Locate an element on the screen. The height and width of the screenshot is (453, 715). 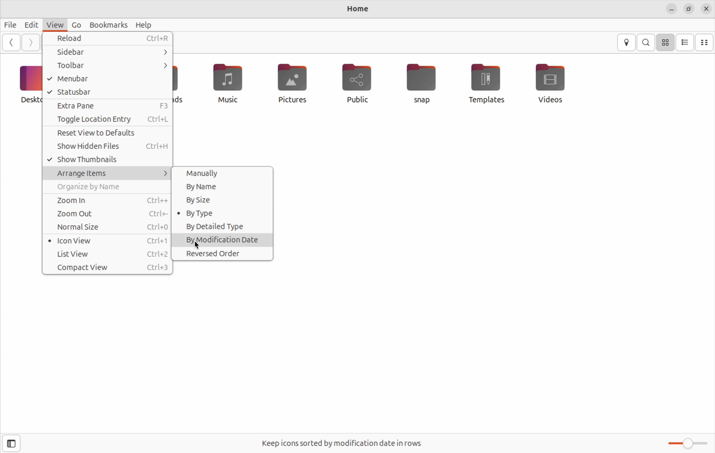
Go is located at coordinates (76, 25).